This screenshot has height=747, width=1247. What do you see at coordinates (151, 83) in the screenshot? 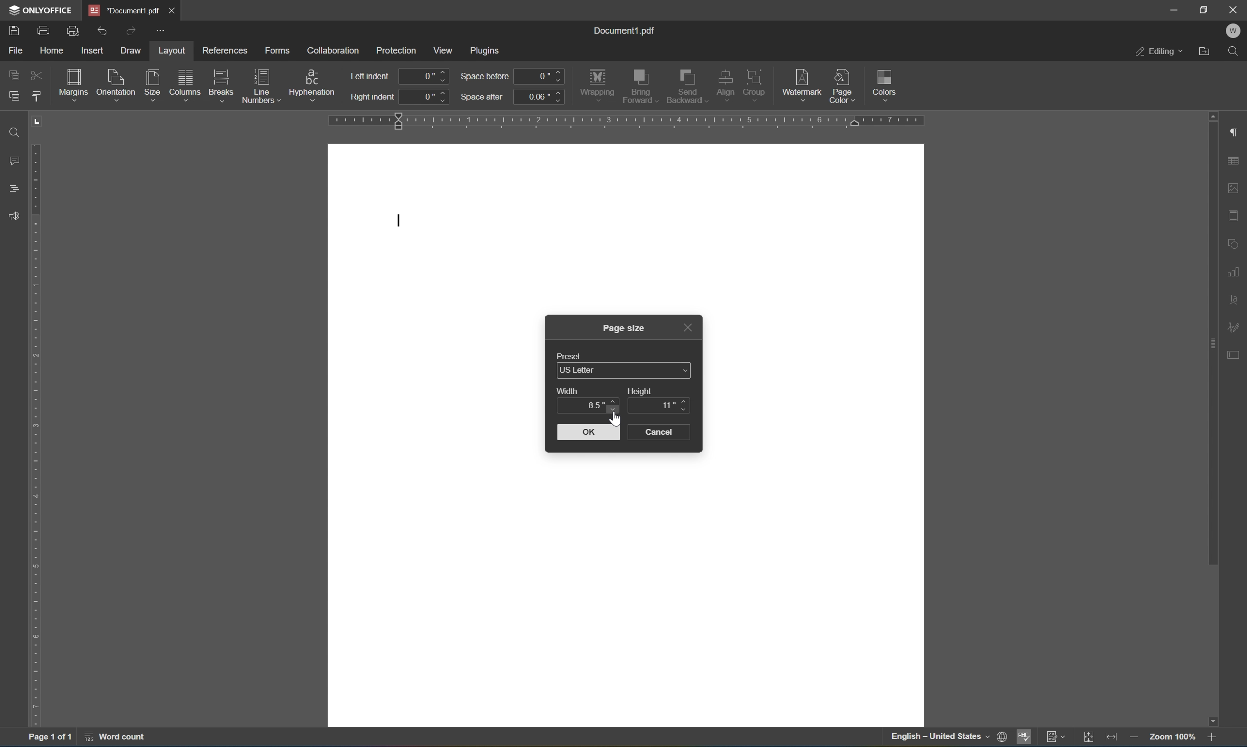
I see `size with active cursor` at bounding box center [151, 83].